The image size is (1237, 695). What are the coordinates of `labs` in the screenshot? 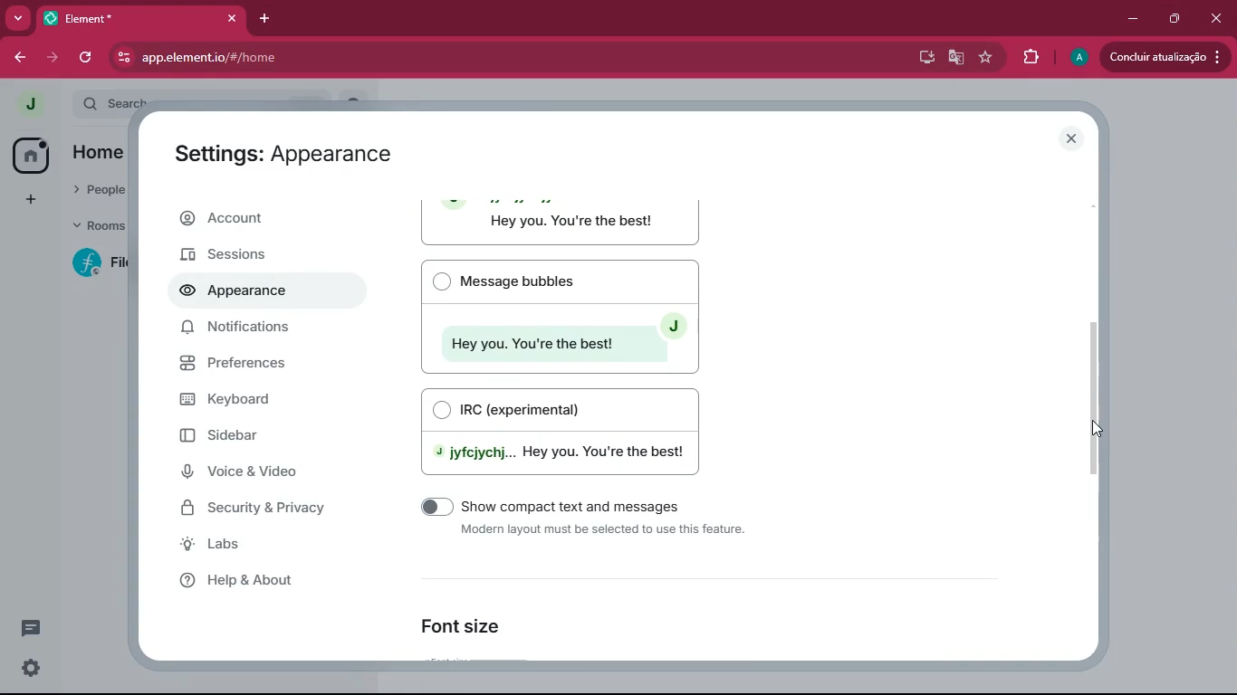 It's located at (255, 545).